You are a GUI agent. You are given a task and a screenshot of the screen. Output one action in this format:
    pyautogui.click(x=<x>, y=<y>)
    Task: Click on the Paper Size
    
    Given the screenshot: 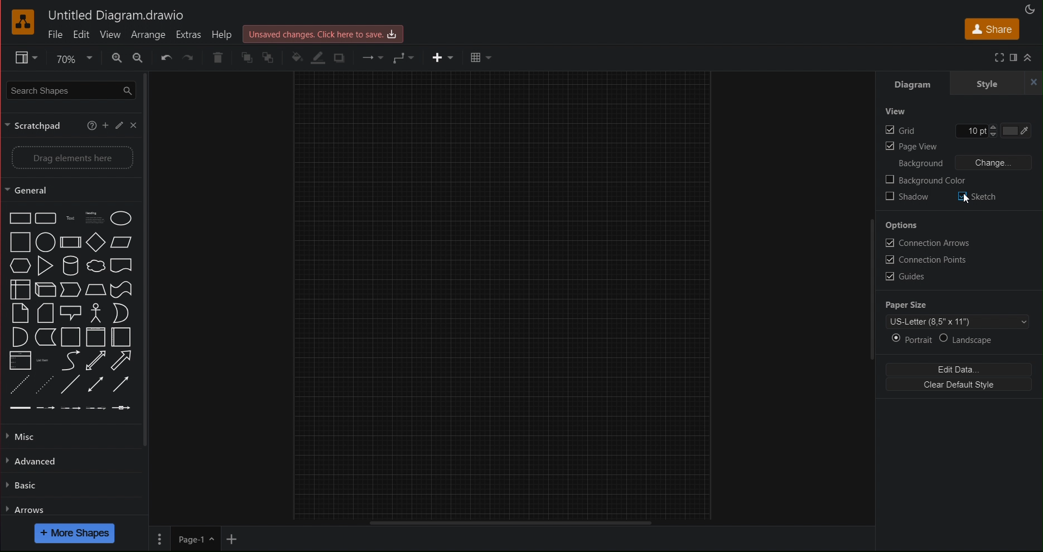 What is the action you would take?
    pyautogui.click(x=913, y=304)
    